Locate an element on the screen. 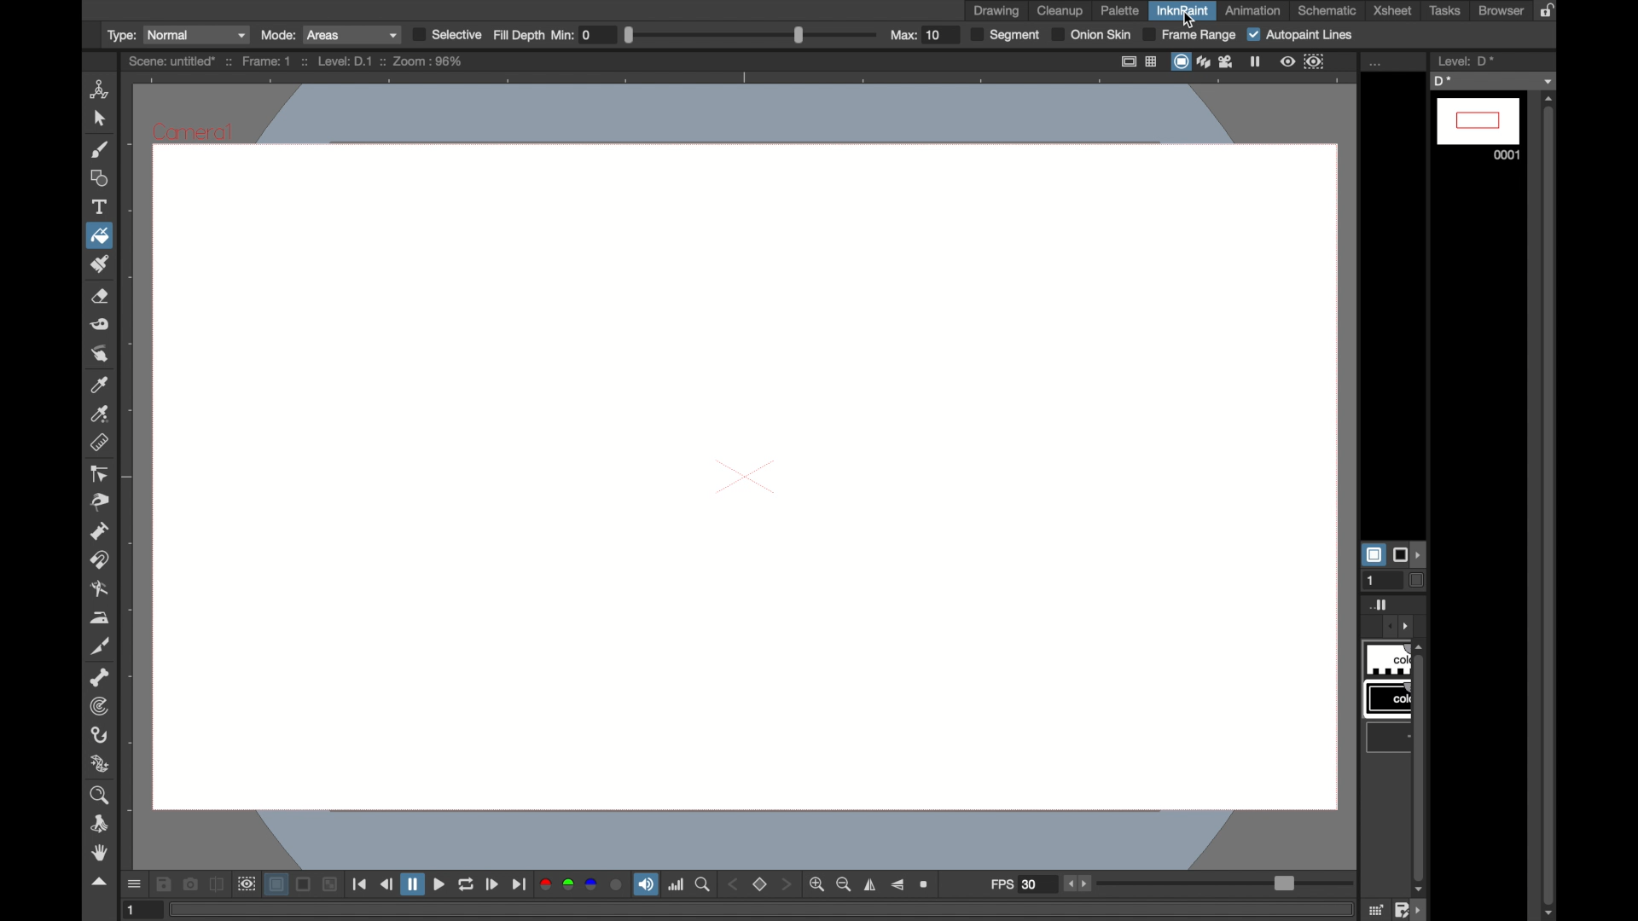  min is located at coordinates (574, 34).